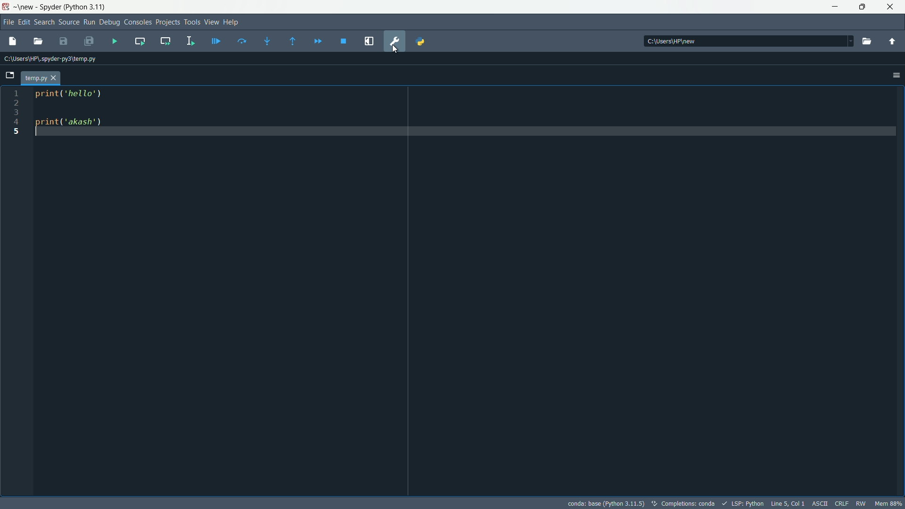 This screenshot has width=905, height=509. I want to click on run selection, so click(191, 40).